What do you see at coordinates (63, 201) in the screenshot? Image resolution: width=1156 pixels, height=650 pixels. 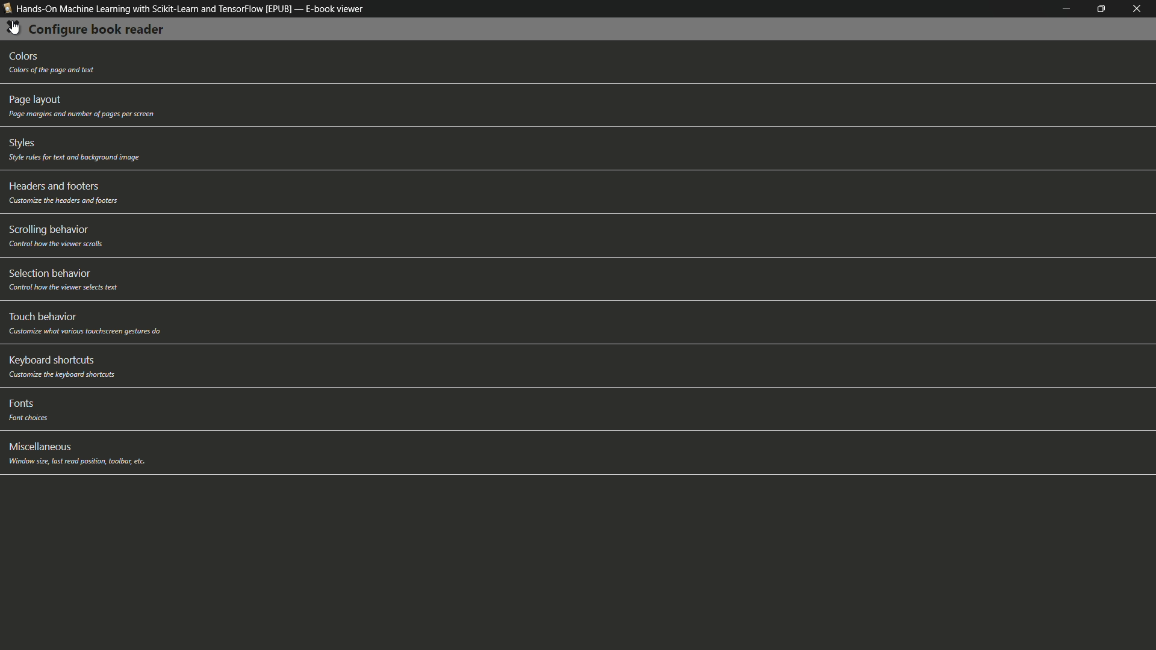 I see `text` at bounding box center [63, 201].